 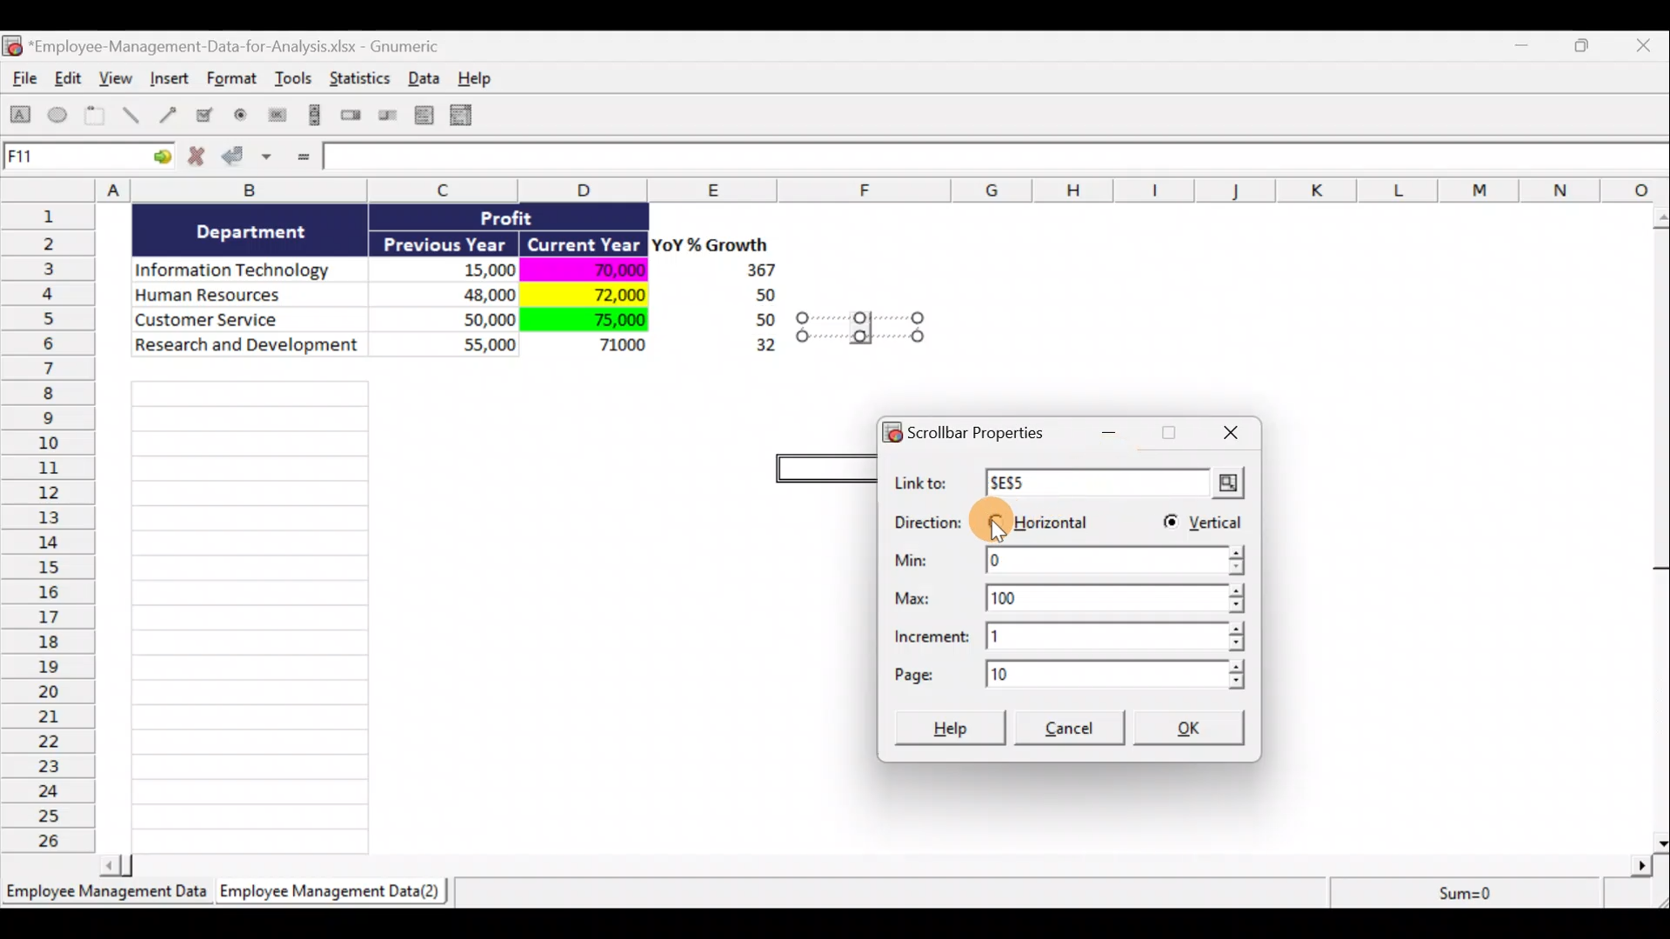 What do you see at coordinates (1201, 525) in the screenshot?
I see `Vertical` at bounding box center [1201, 525].